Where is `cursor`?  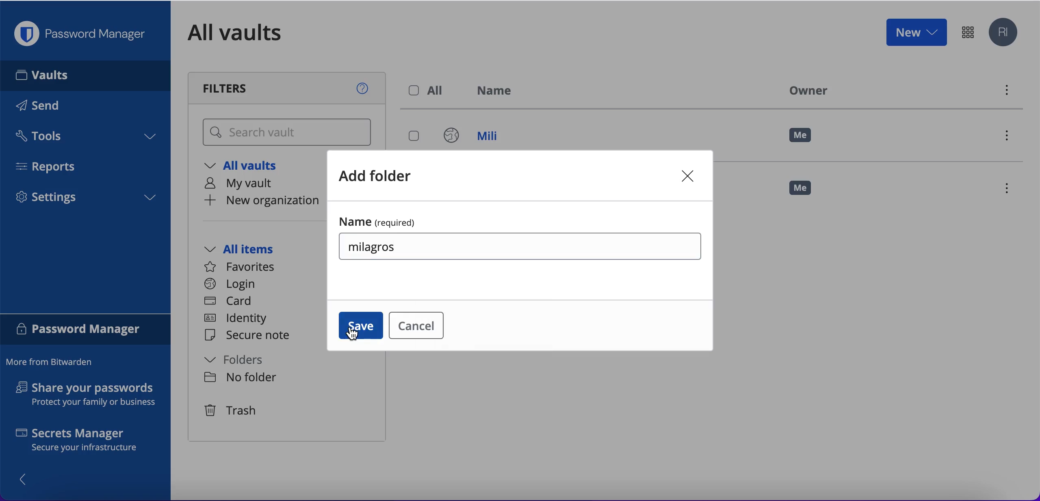 cursor is located at coordinates (357, 335).